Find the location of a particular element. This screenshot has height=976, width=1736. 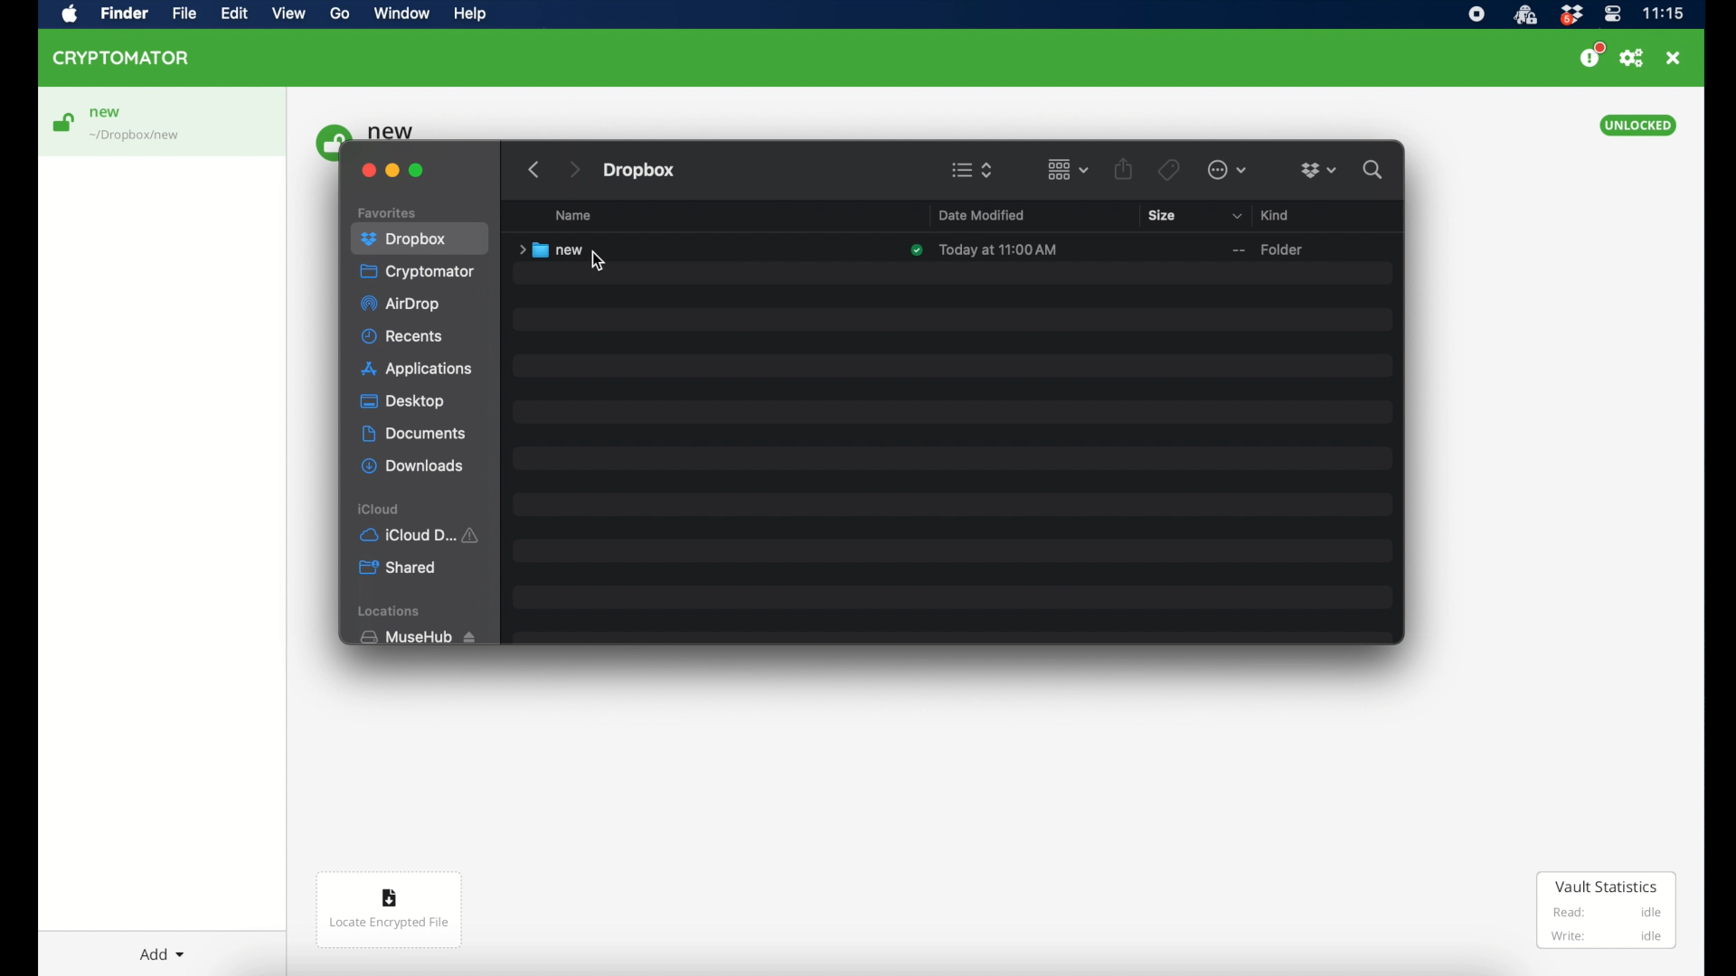

tags is located at coordinates (1169, 171).